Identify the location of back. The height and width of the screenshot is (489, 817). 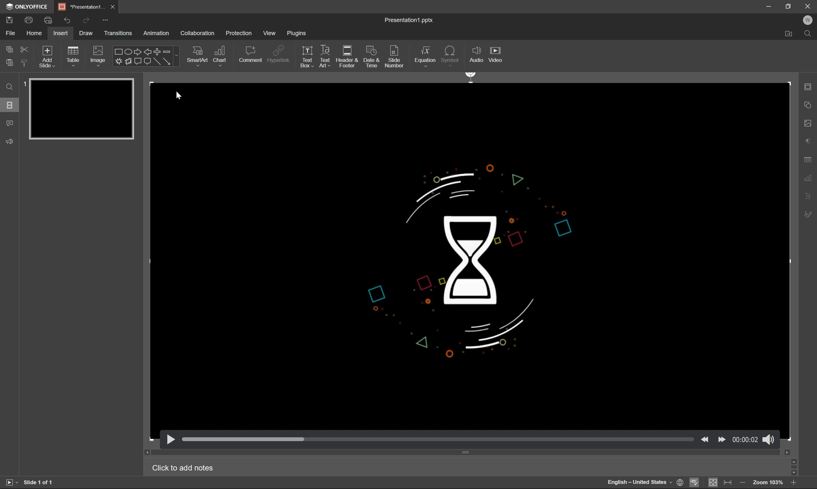
(705, 440).